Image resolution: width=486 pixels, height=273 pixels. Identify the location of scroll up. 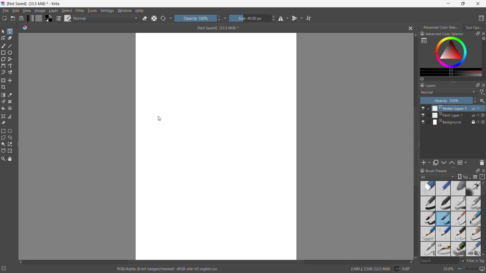
(483, 183).